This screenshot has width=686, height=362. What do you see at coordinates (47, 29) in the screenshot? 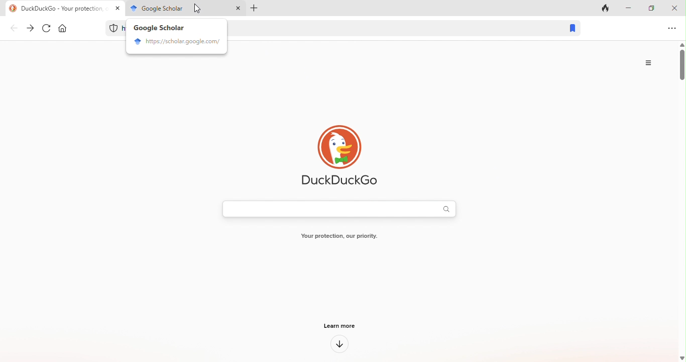
I see `refresh` at bounding box center [47, 29].